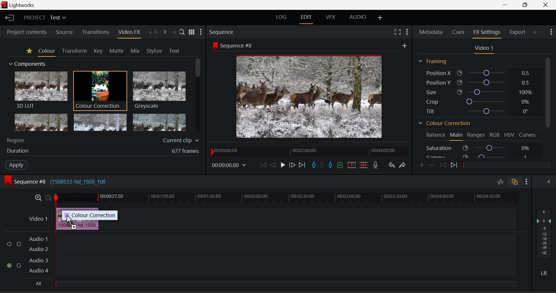 This screenshot has height=293, width=556. Describe the element at coordinates (229, 166) in the screenshot. I see `Frame Time` at that location.